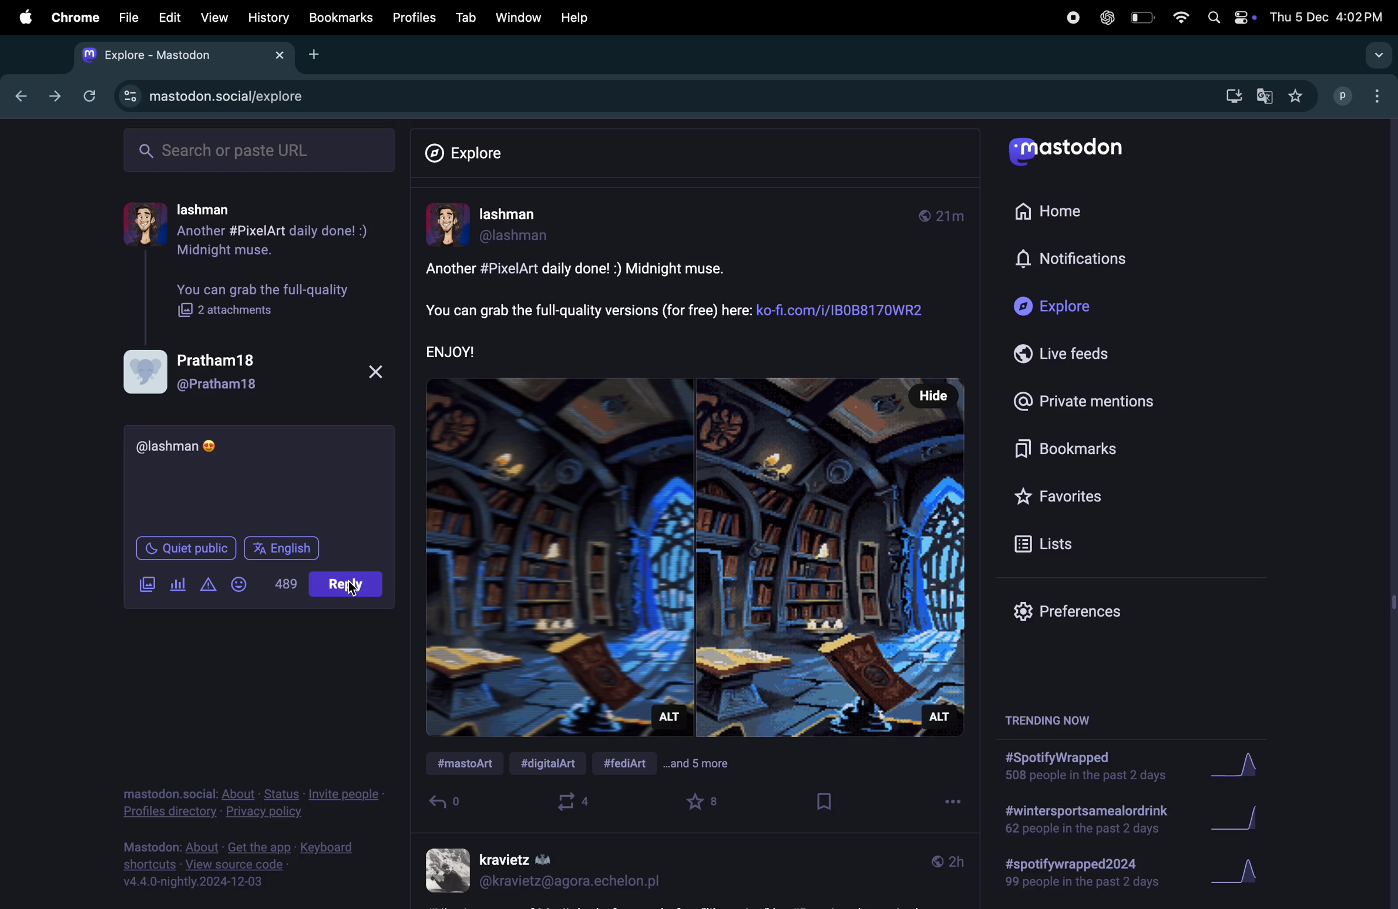  I want to click on Alt description, so click(939, 716).